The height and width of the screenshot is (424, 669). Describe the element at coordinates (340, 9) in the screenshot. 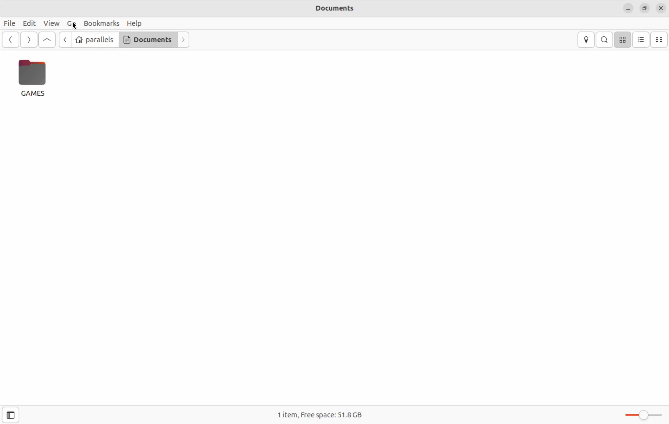

I see `documents` at that location.